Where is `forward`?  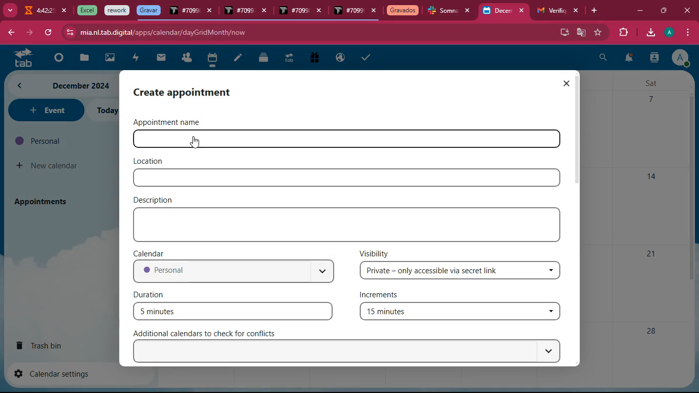 forward is located at coordinates (28, 33).